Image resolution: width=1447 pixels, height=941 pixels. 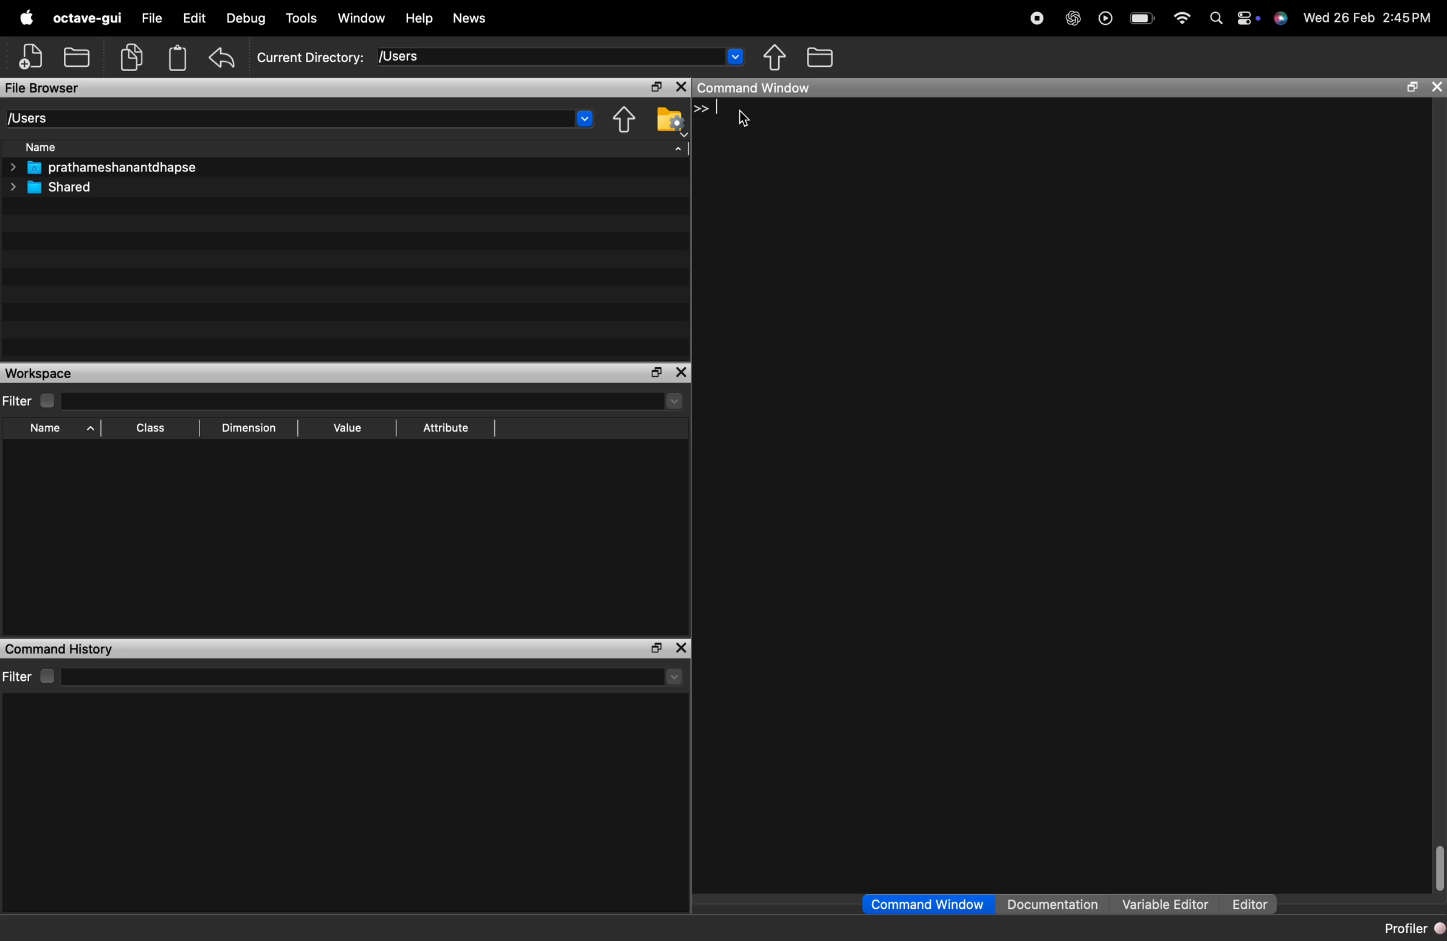 What do you see at coordinates (50, 146) in the screenshot?
I see `Name` at bounding box center [50, 146].